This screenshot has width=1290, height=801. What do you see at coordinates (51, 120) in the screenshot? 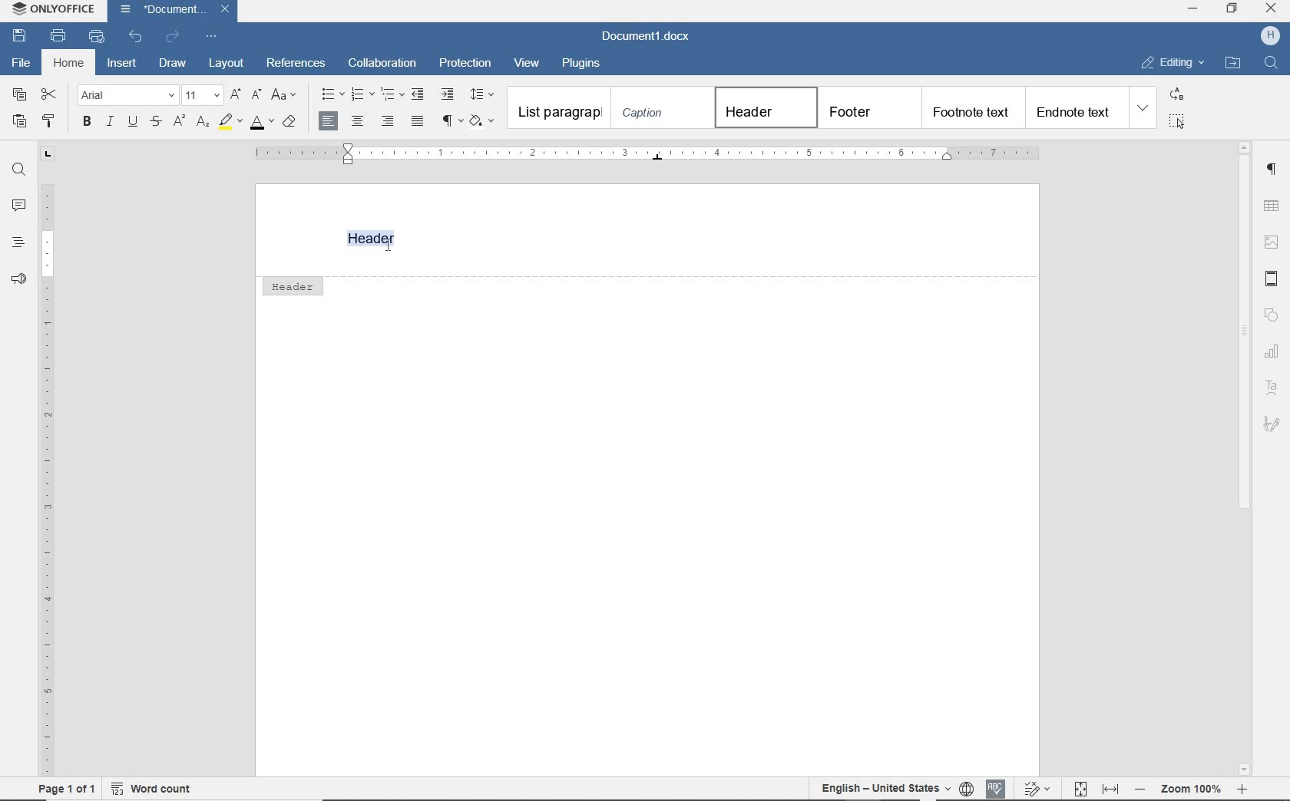
I see `copy style` at bounding box center [51, 120].